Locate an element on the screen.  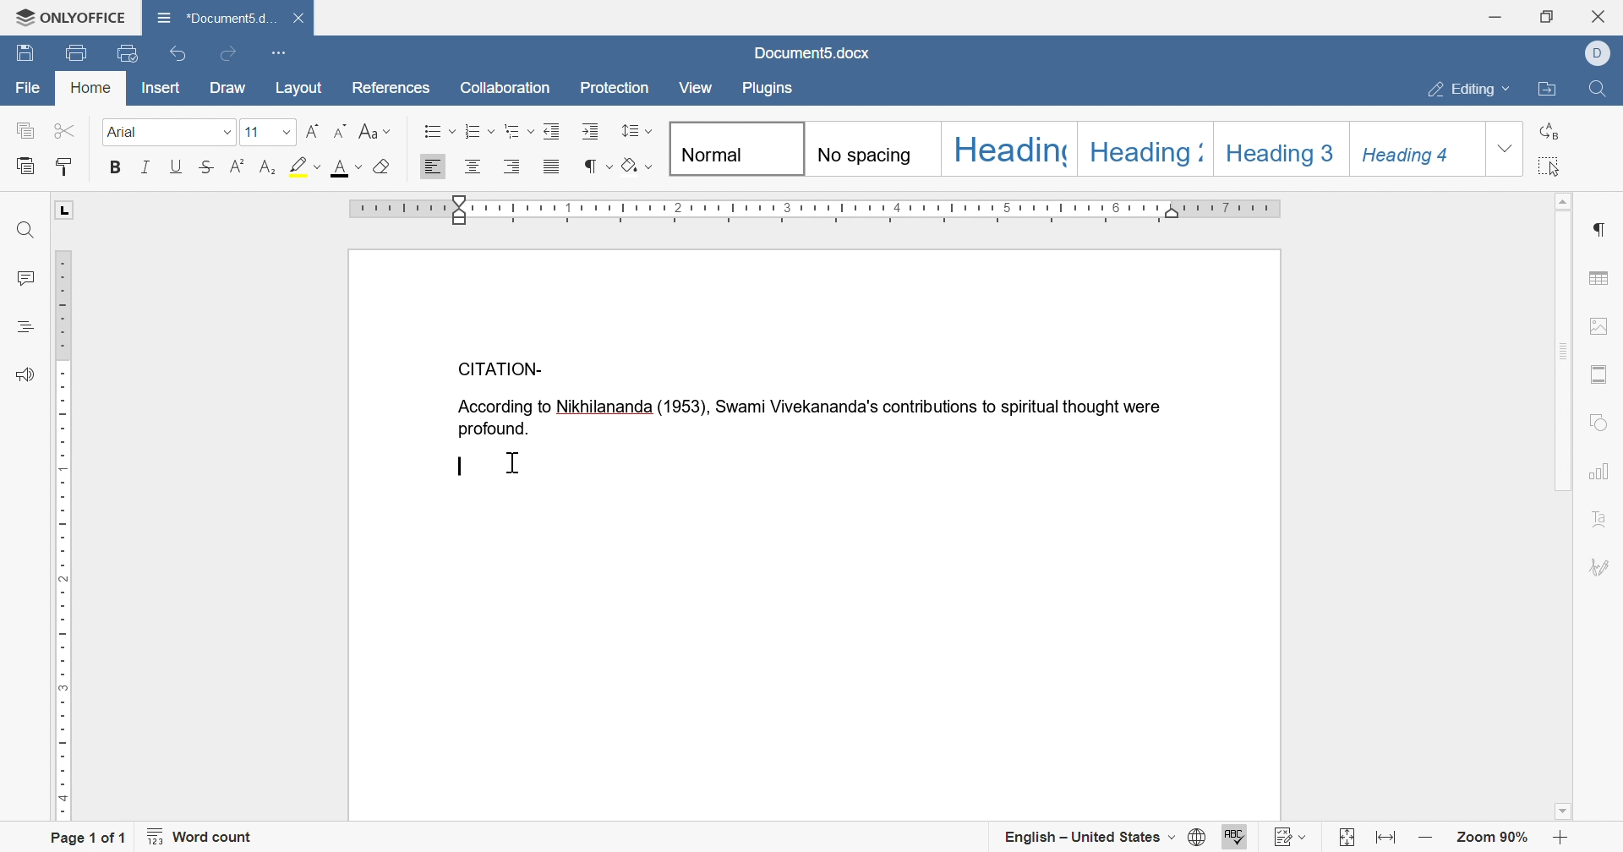
copy style is located at coordinates (60, 168).